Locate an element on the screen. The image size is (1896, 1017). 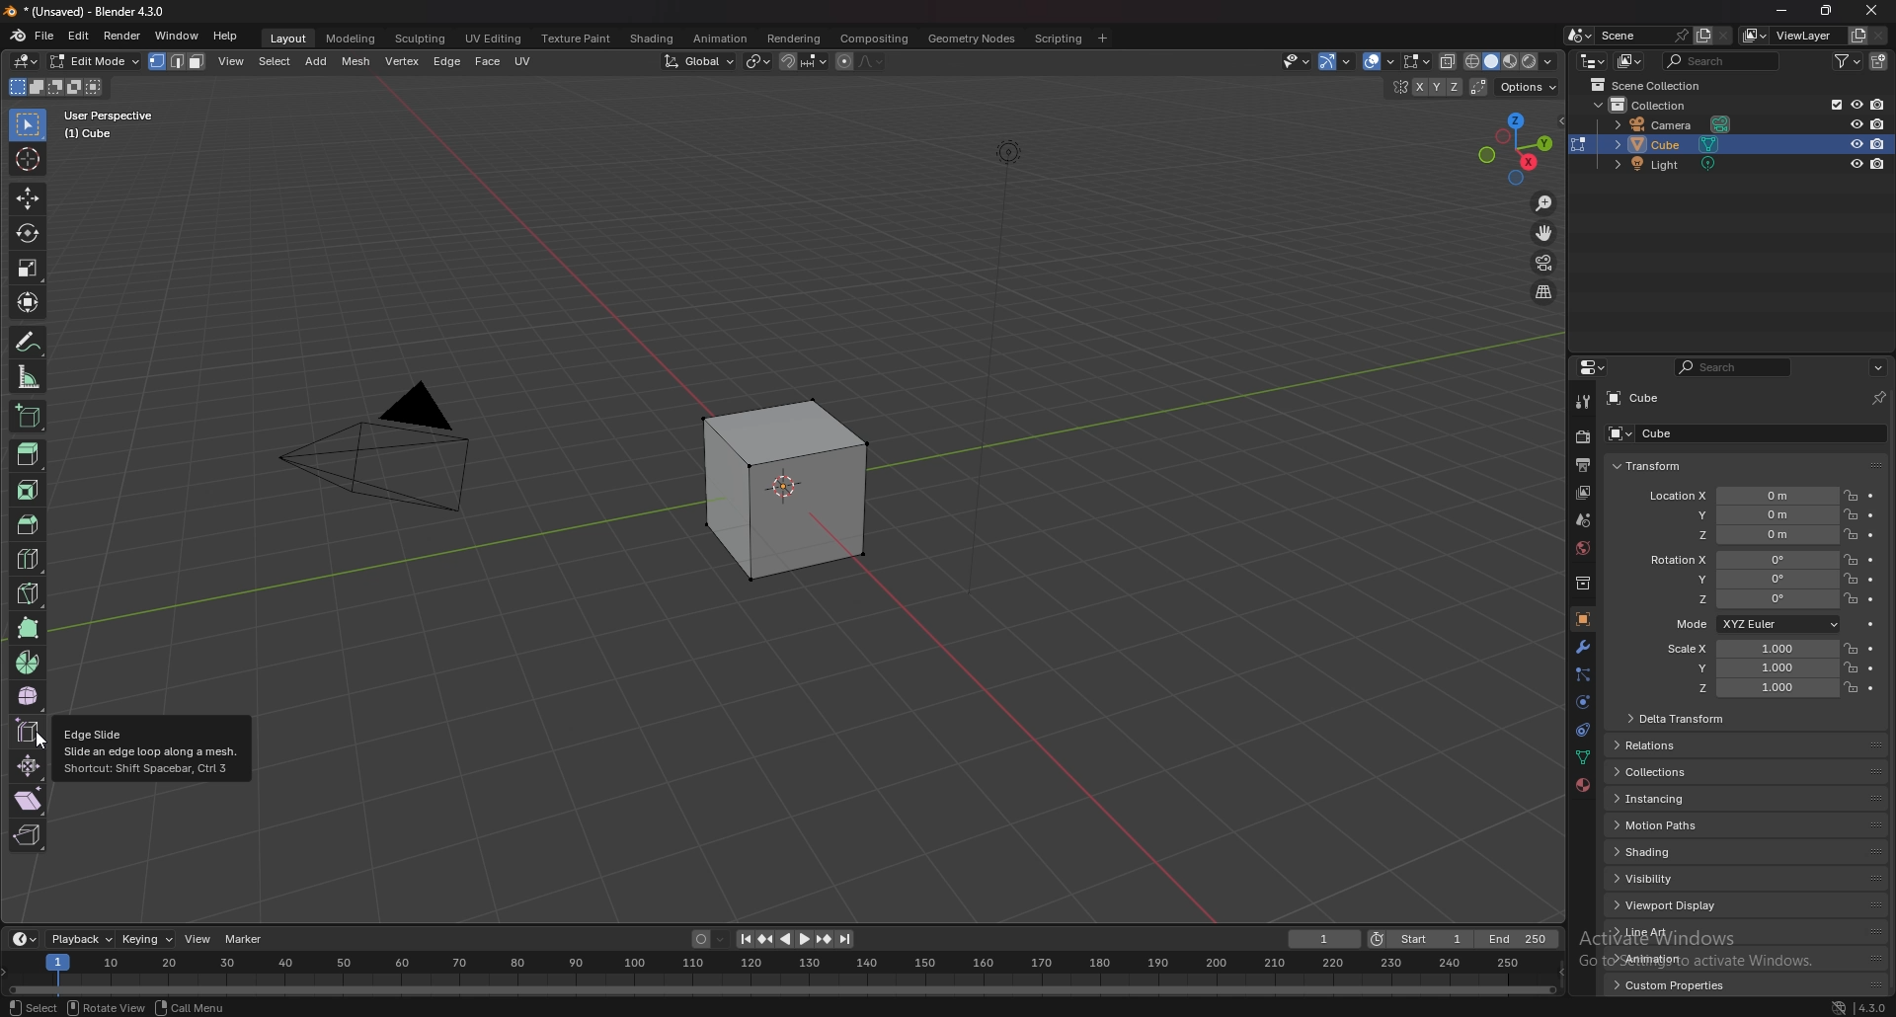
tooltip is located at coordinates (154, 749).